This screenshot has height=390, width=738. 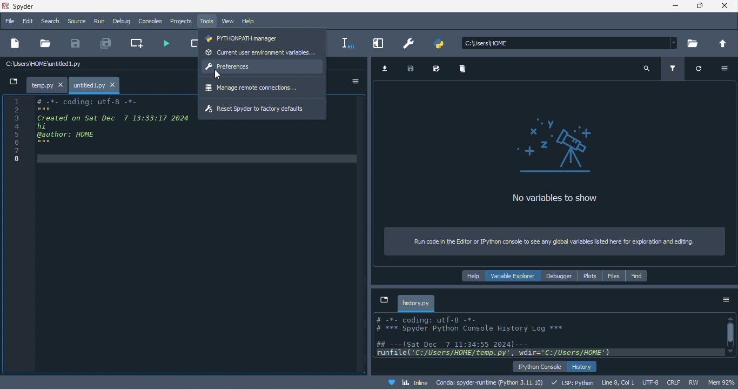 I want to click on pythonpath manager, so click(x=261, y=38).